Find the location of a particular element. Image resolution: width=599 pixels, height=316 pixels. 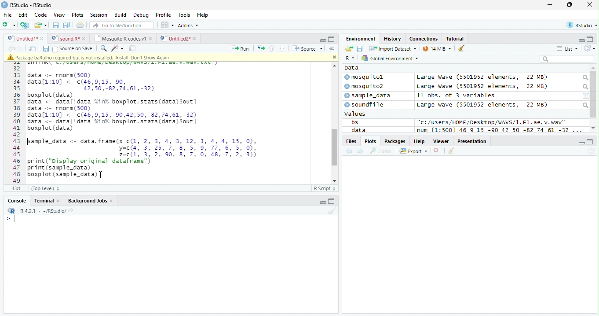

R 4.2.1 - ~/RStudio/ is located at coordinates (43, 212).